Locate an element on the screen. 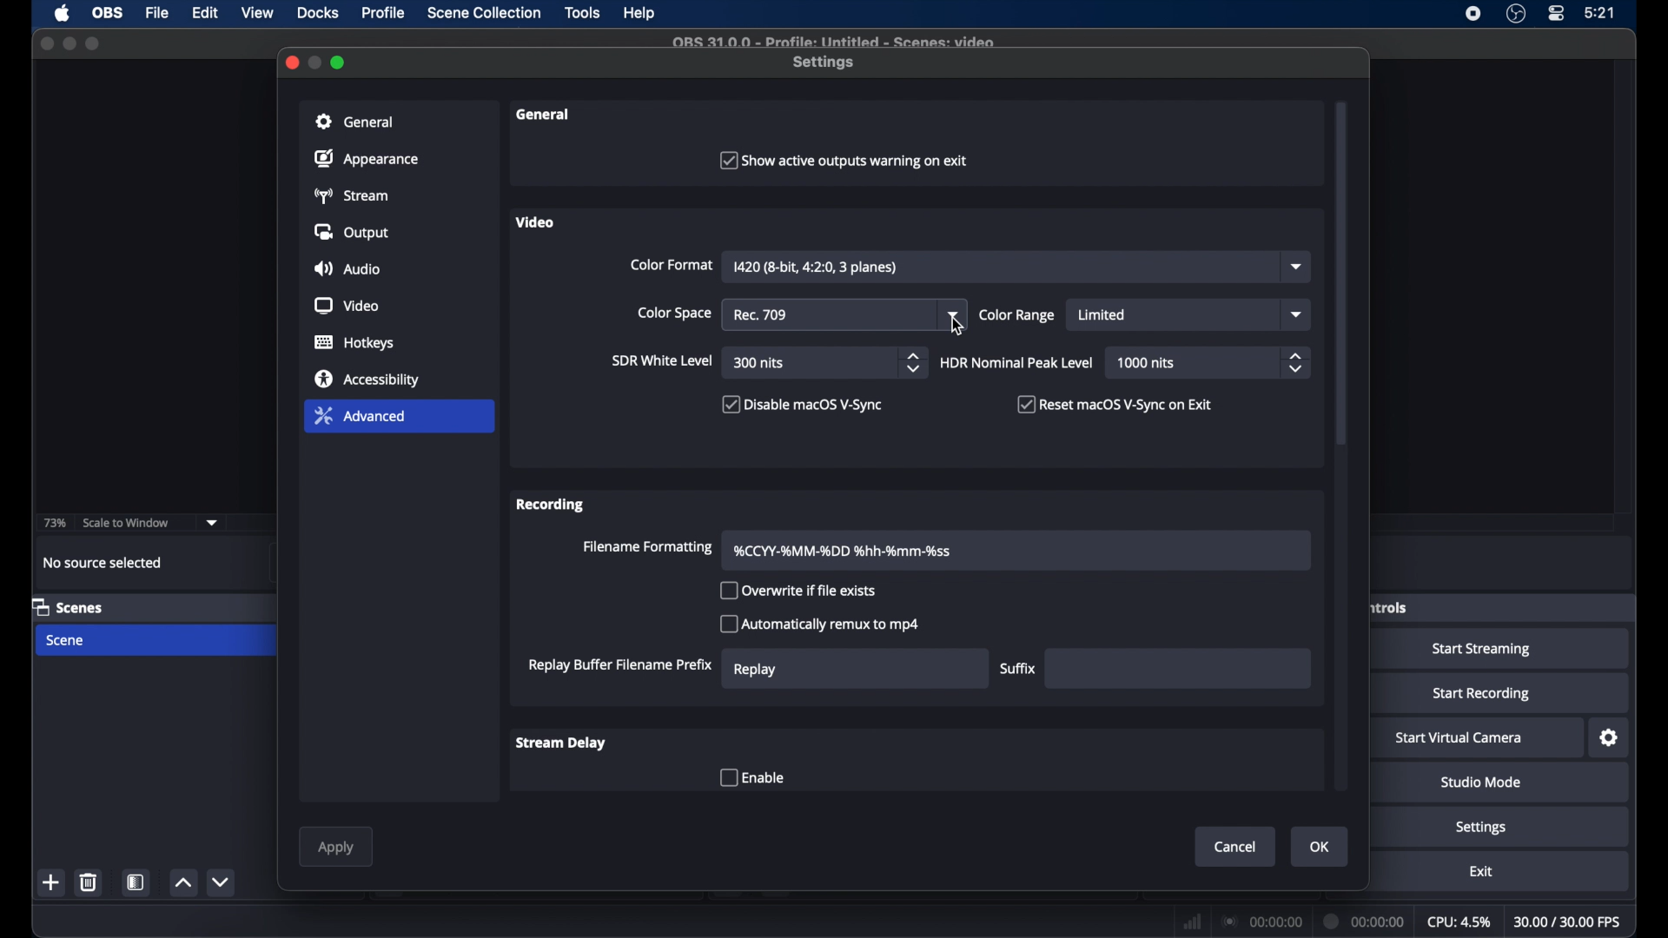 The height and width of the screenshot is (938, 1668). 1000 nits is located at coordinates (1147, 363).